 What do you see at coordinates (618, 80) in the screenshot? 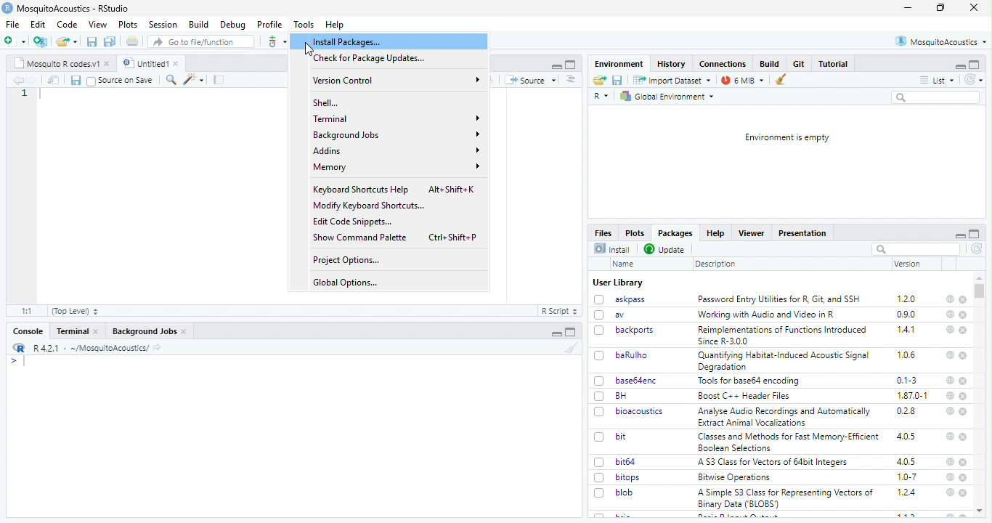
I see `save` at bounding box center [618, 80].